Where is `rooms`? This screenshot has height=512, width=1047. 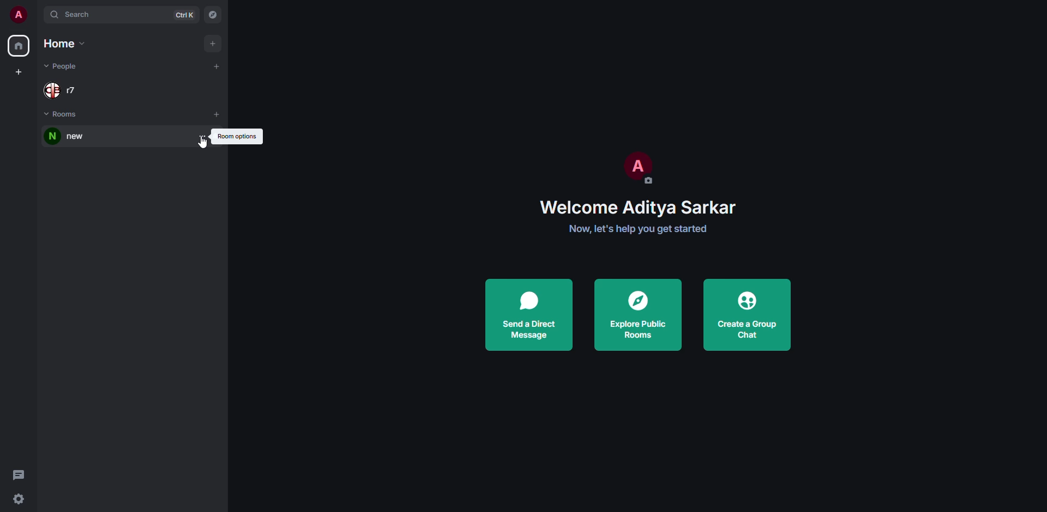
rooms is located at coordinates (61, 112).